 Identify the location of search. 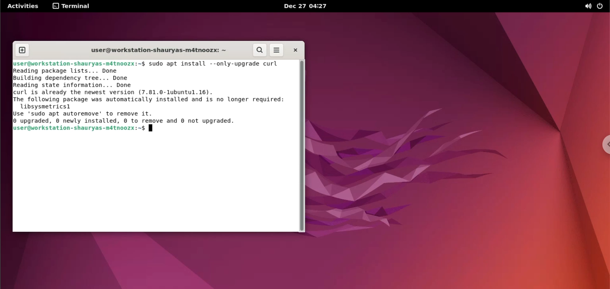
(260, 50).